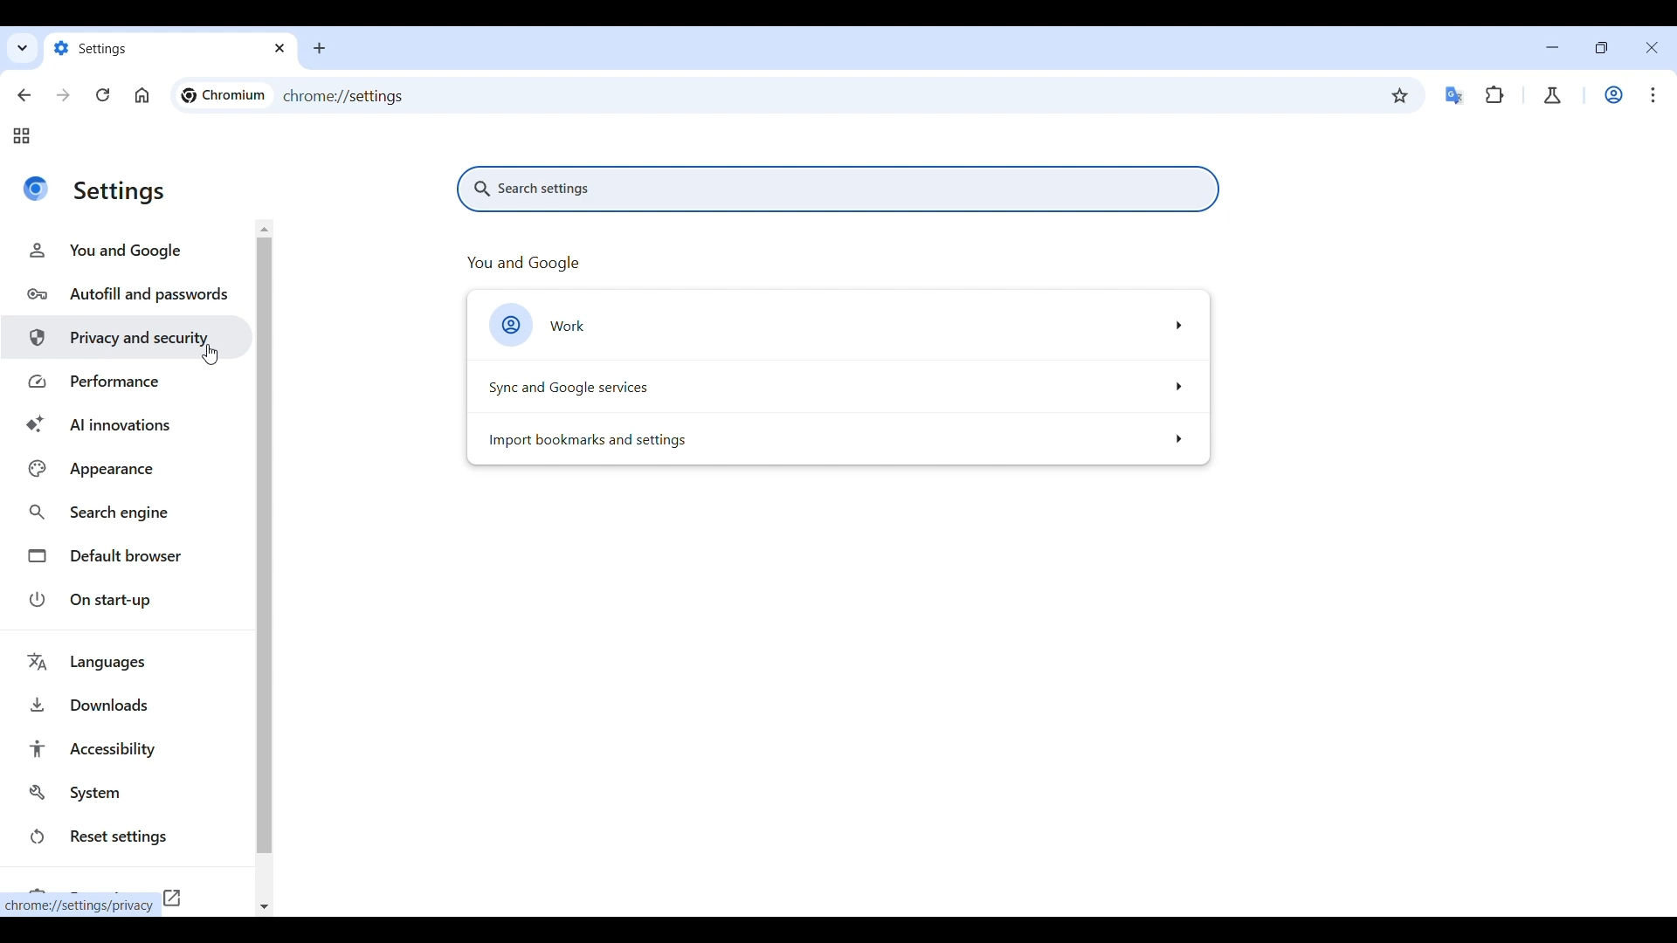 This screenshot has height=943, width=1677. I want to click on Appearance, so click(125, 469).